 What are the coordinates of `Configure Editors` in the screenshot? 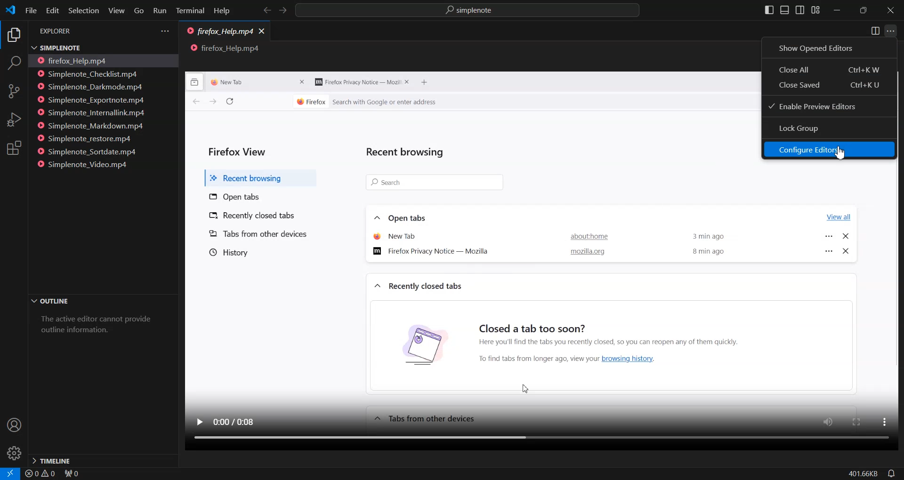 It's located at (830, 149).